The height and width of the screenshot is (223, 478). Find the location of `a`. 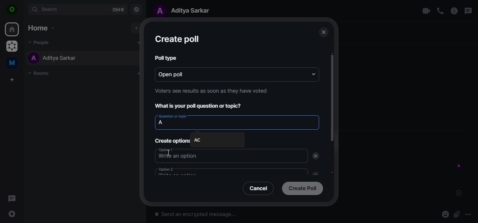

a is located at coordinates (163, 123).